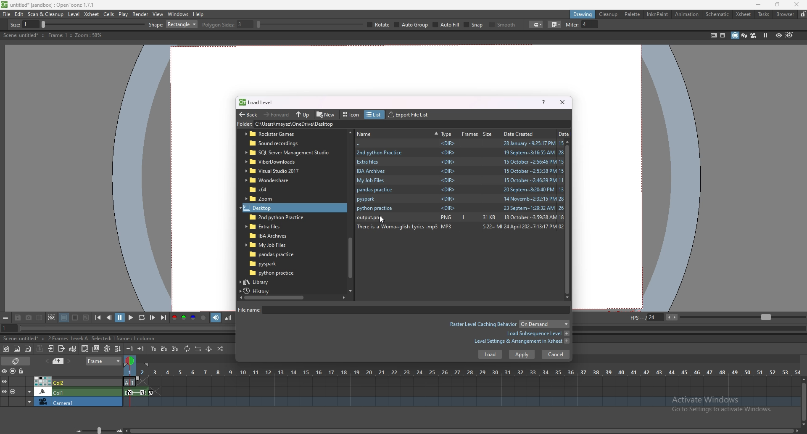 Image resolution: width=807 pixels, height=434 pixels. What do you see at coordinates (175, 349) in the screenshot?
I see `reframe on 3s` at bounding box center [175, 349].